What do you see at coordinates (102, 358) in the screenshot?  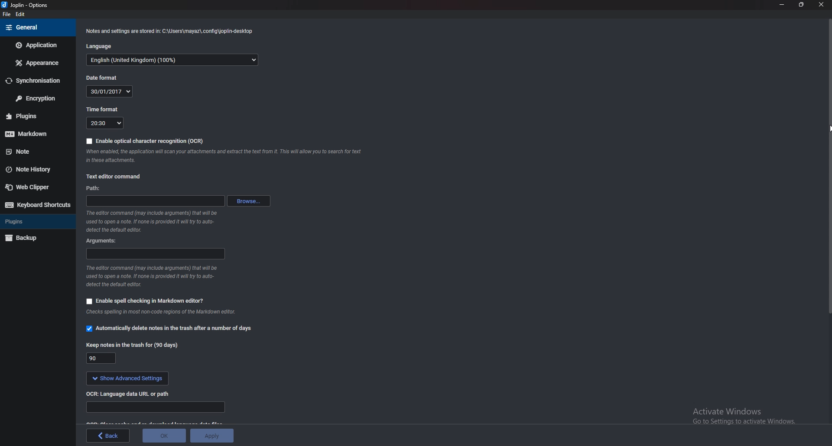 I see `90 days` at bounding box center [102, 358].